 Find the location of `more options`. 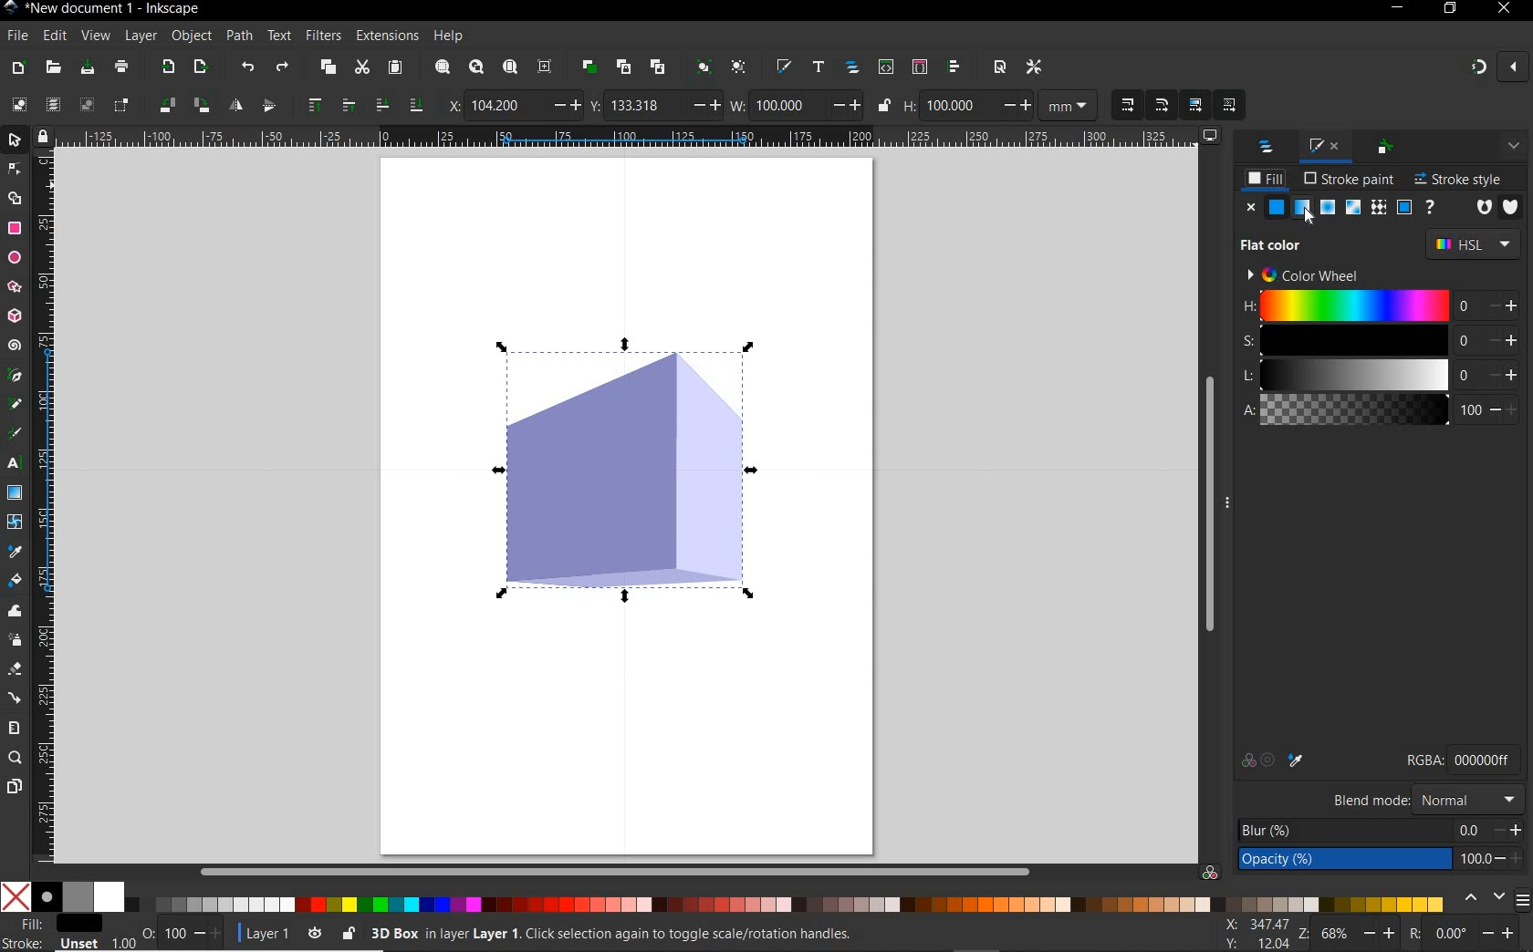

more options is located at coordinates (1230, 504).